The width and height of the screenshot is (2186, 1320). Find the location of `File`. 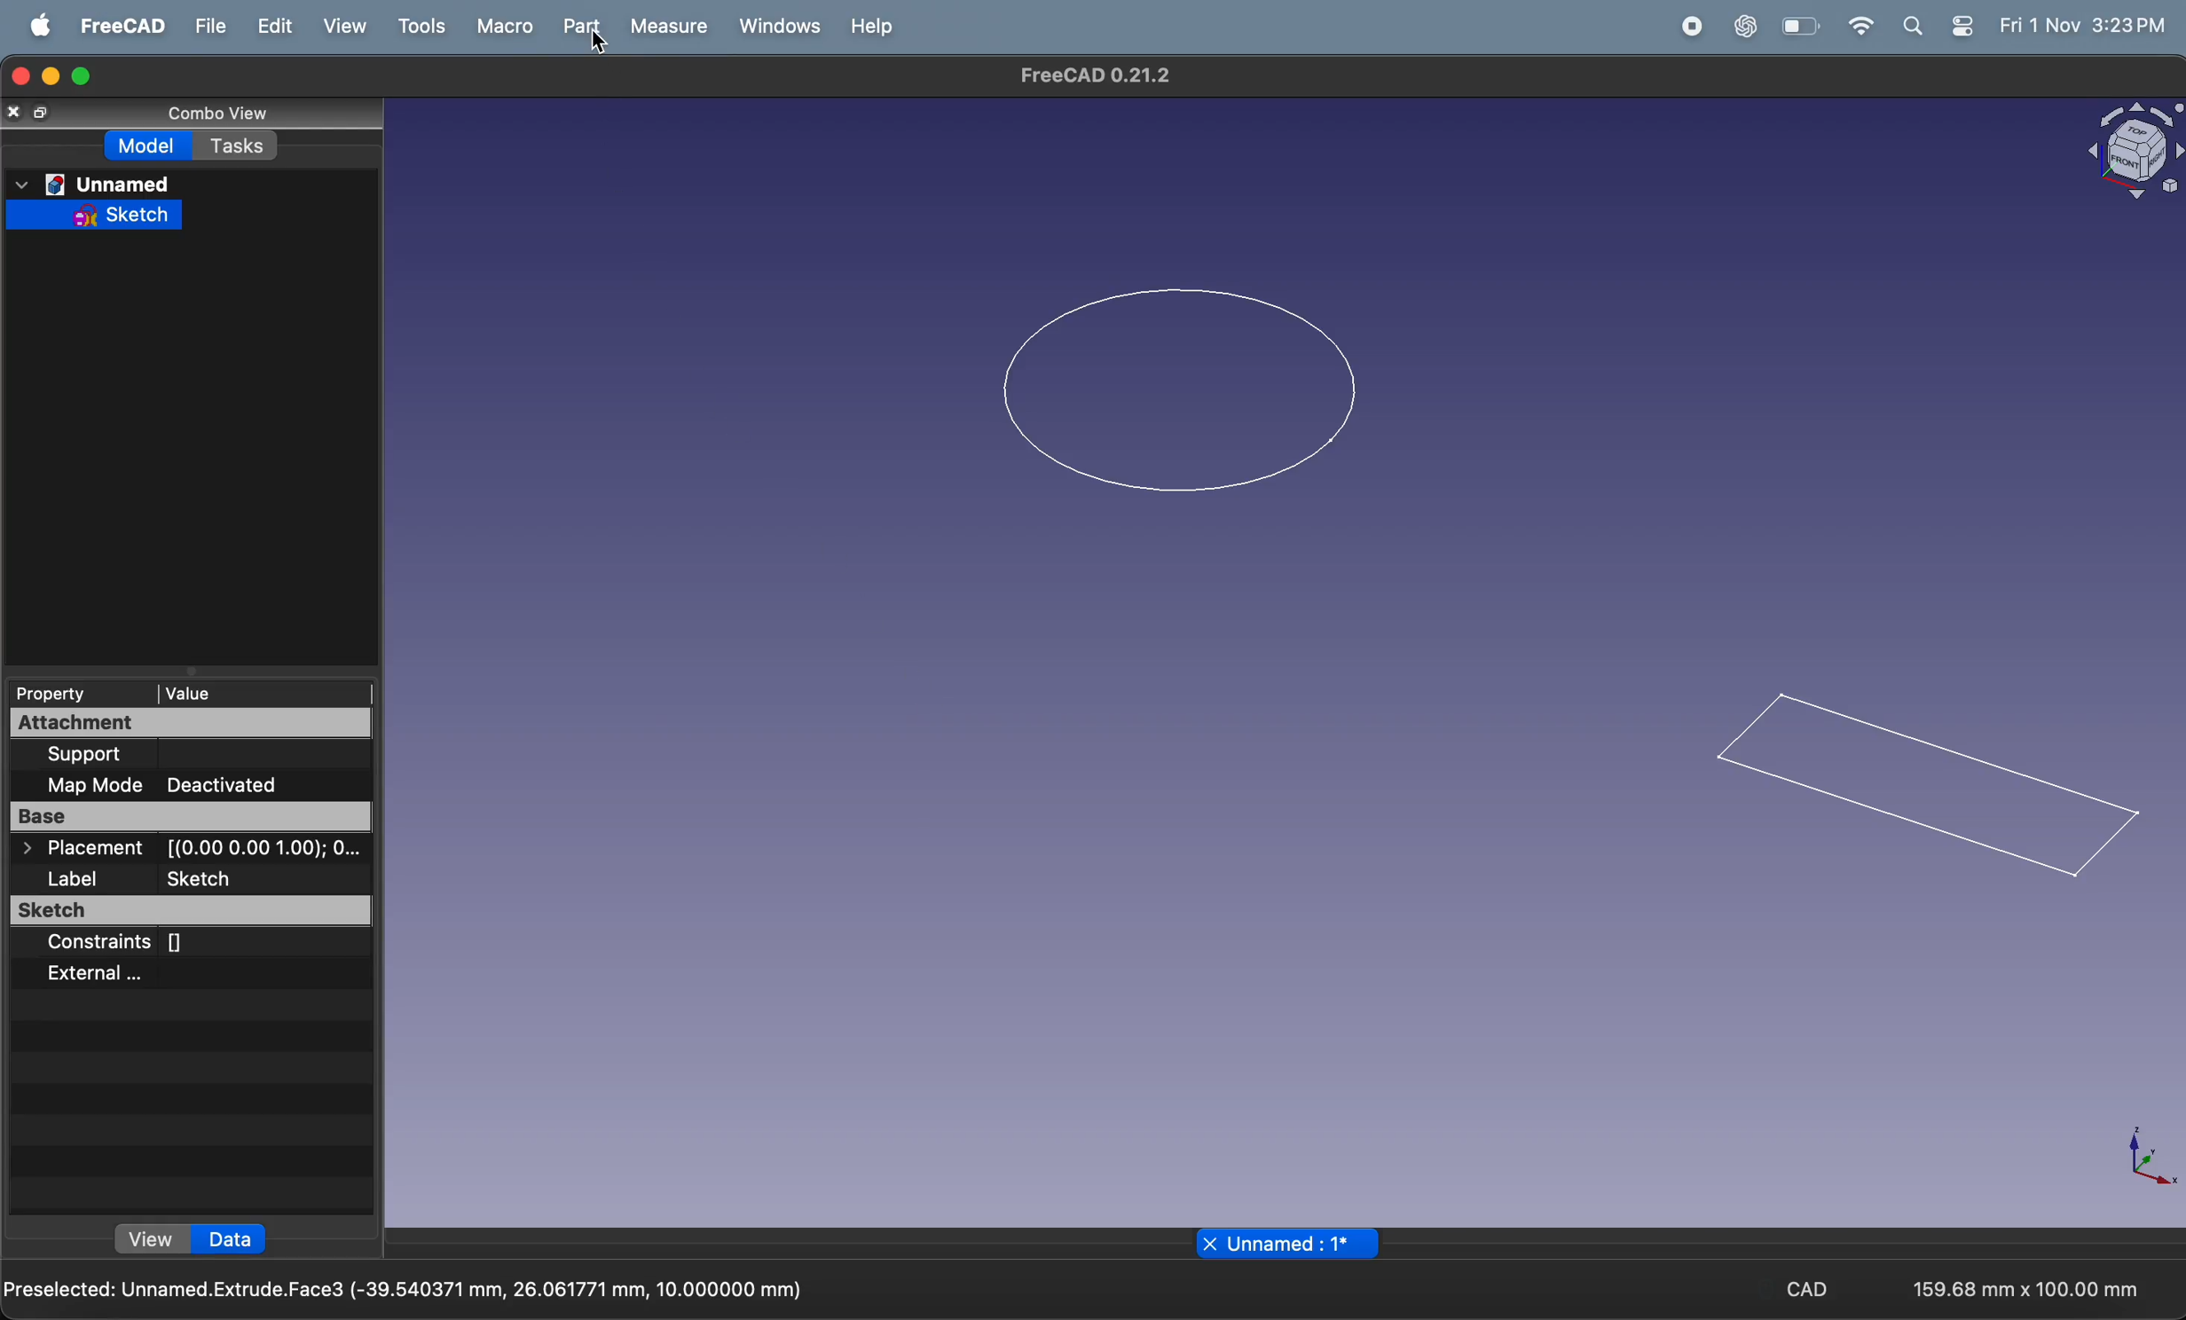

File is located at coordinates (208, 26).